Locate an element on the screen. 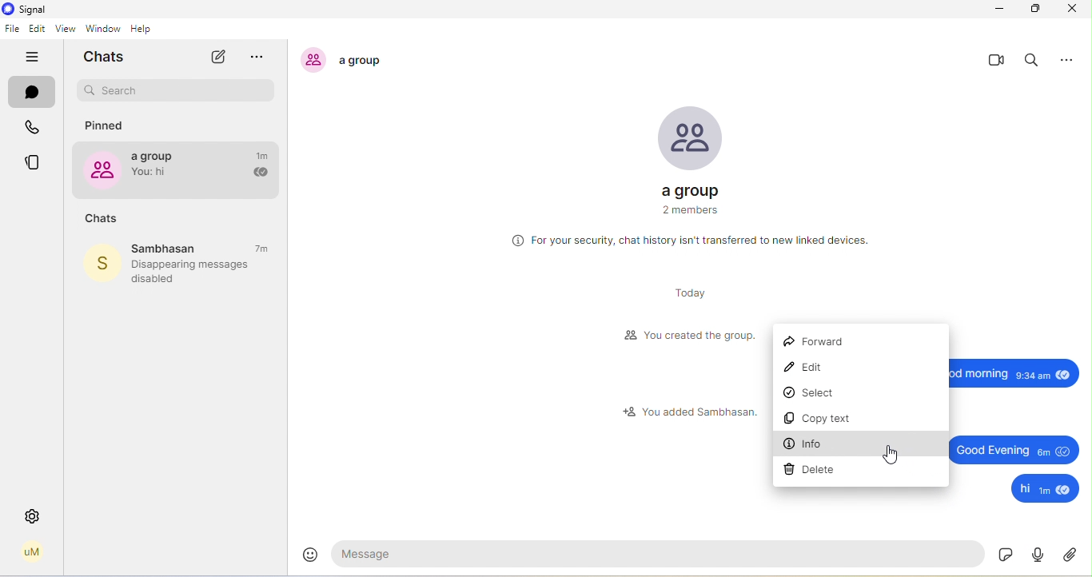  a group  is located at coordinates (689, 152).